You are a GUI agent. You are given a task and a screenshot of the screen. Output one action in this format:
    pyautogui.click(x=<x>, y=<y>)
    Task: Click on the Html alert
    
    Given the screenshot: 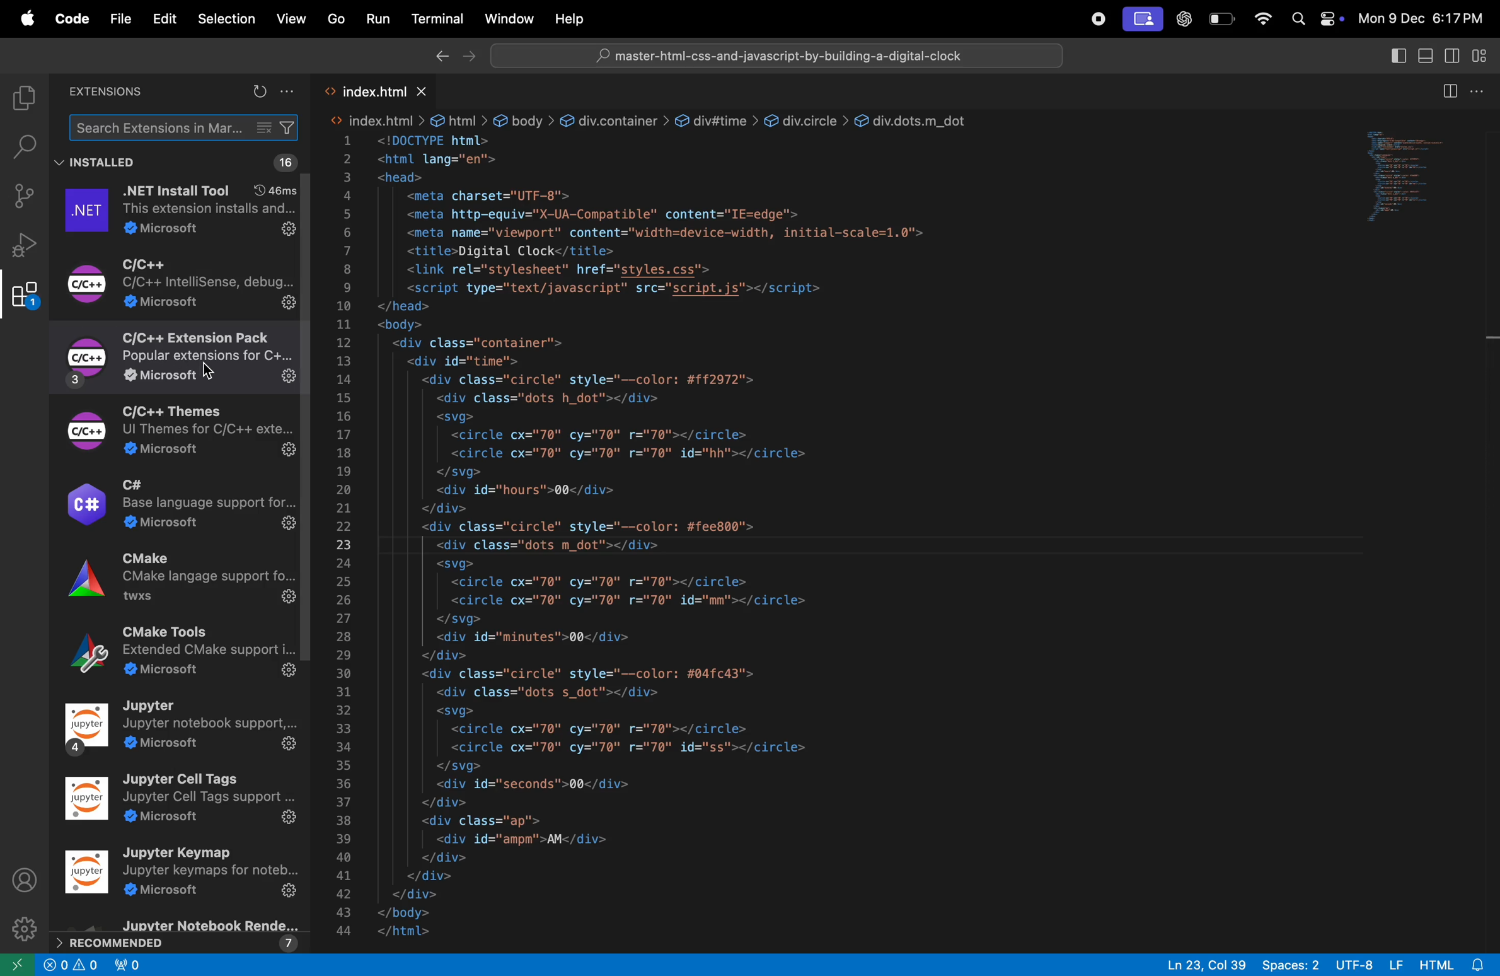 What is the action you would take?
    pyautogui.click(x=1456, y=965)
    